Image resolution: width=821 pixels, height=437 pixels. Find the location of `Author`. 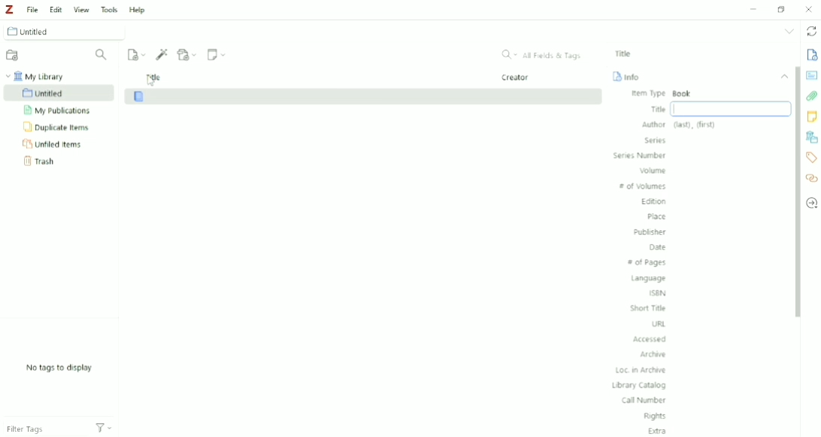

Author is located at coordinates (678, 125).